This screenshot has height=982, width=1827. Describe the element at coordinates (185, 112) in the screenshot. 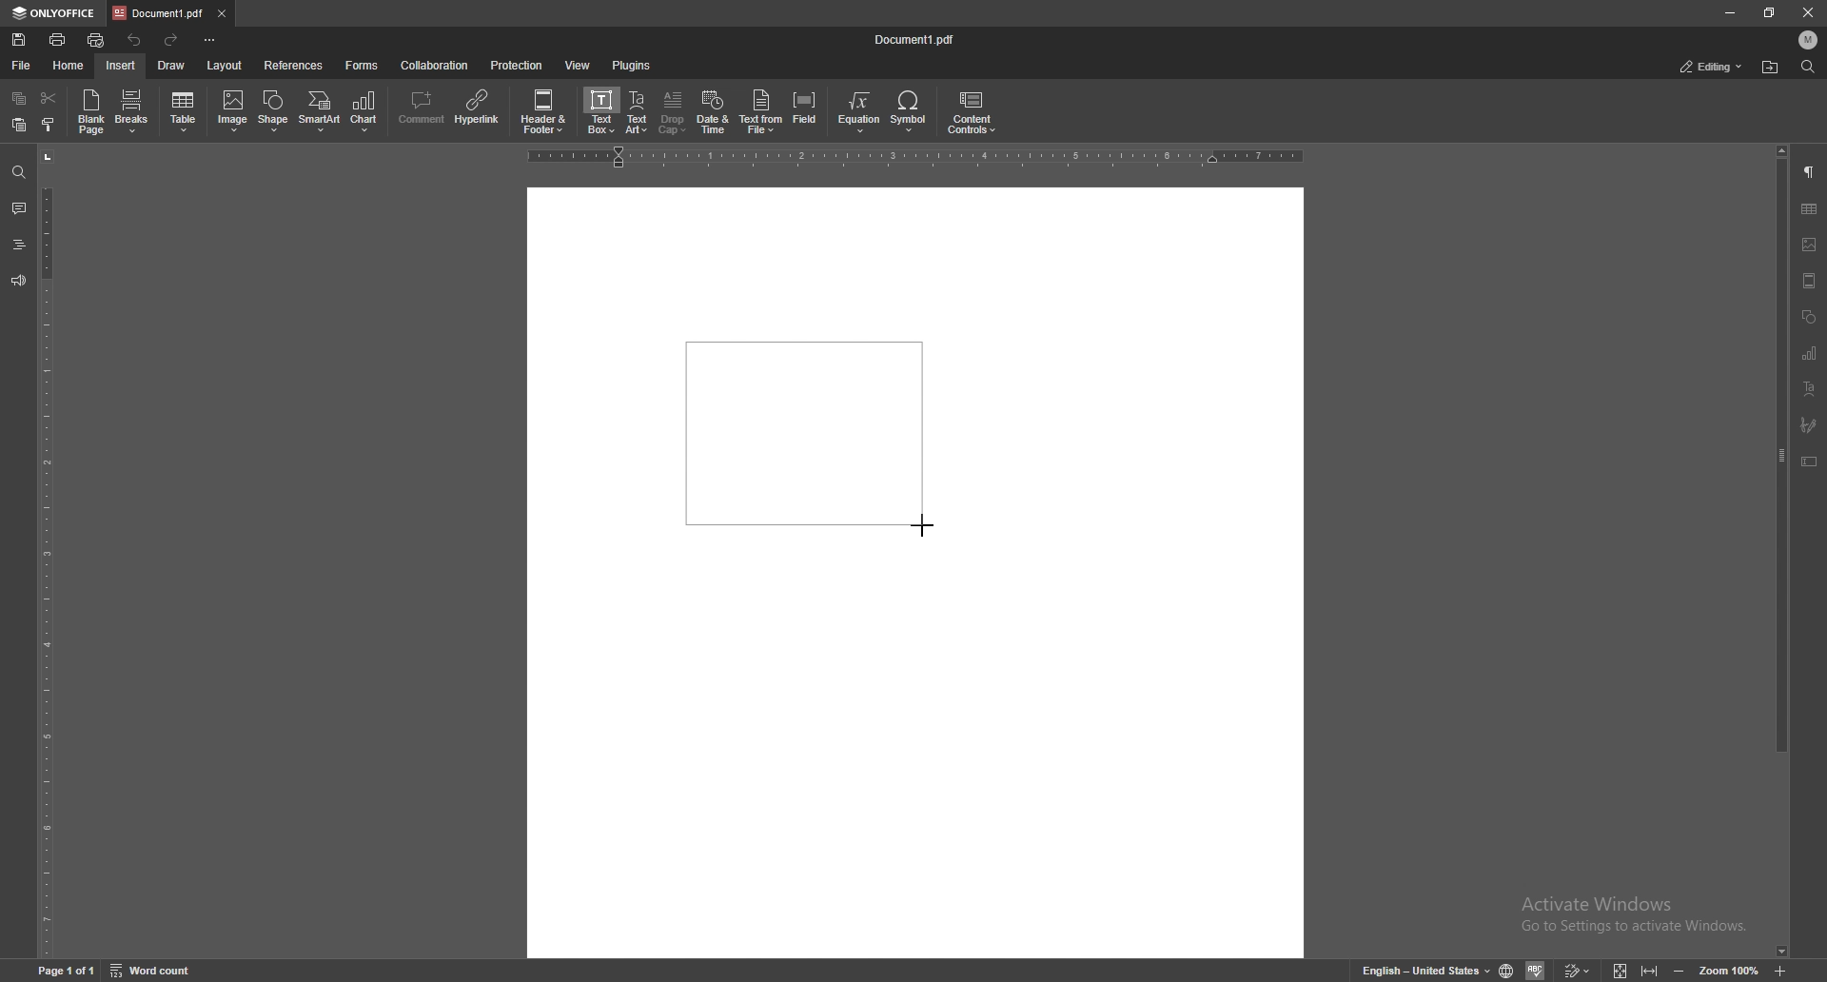

I see `table` at that location.